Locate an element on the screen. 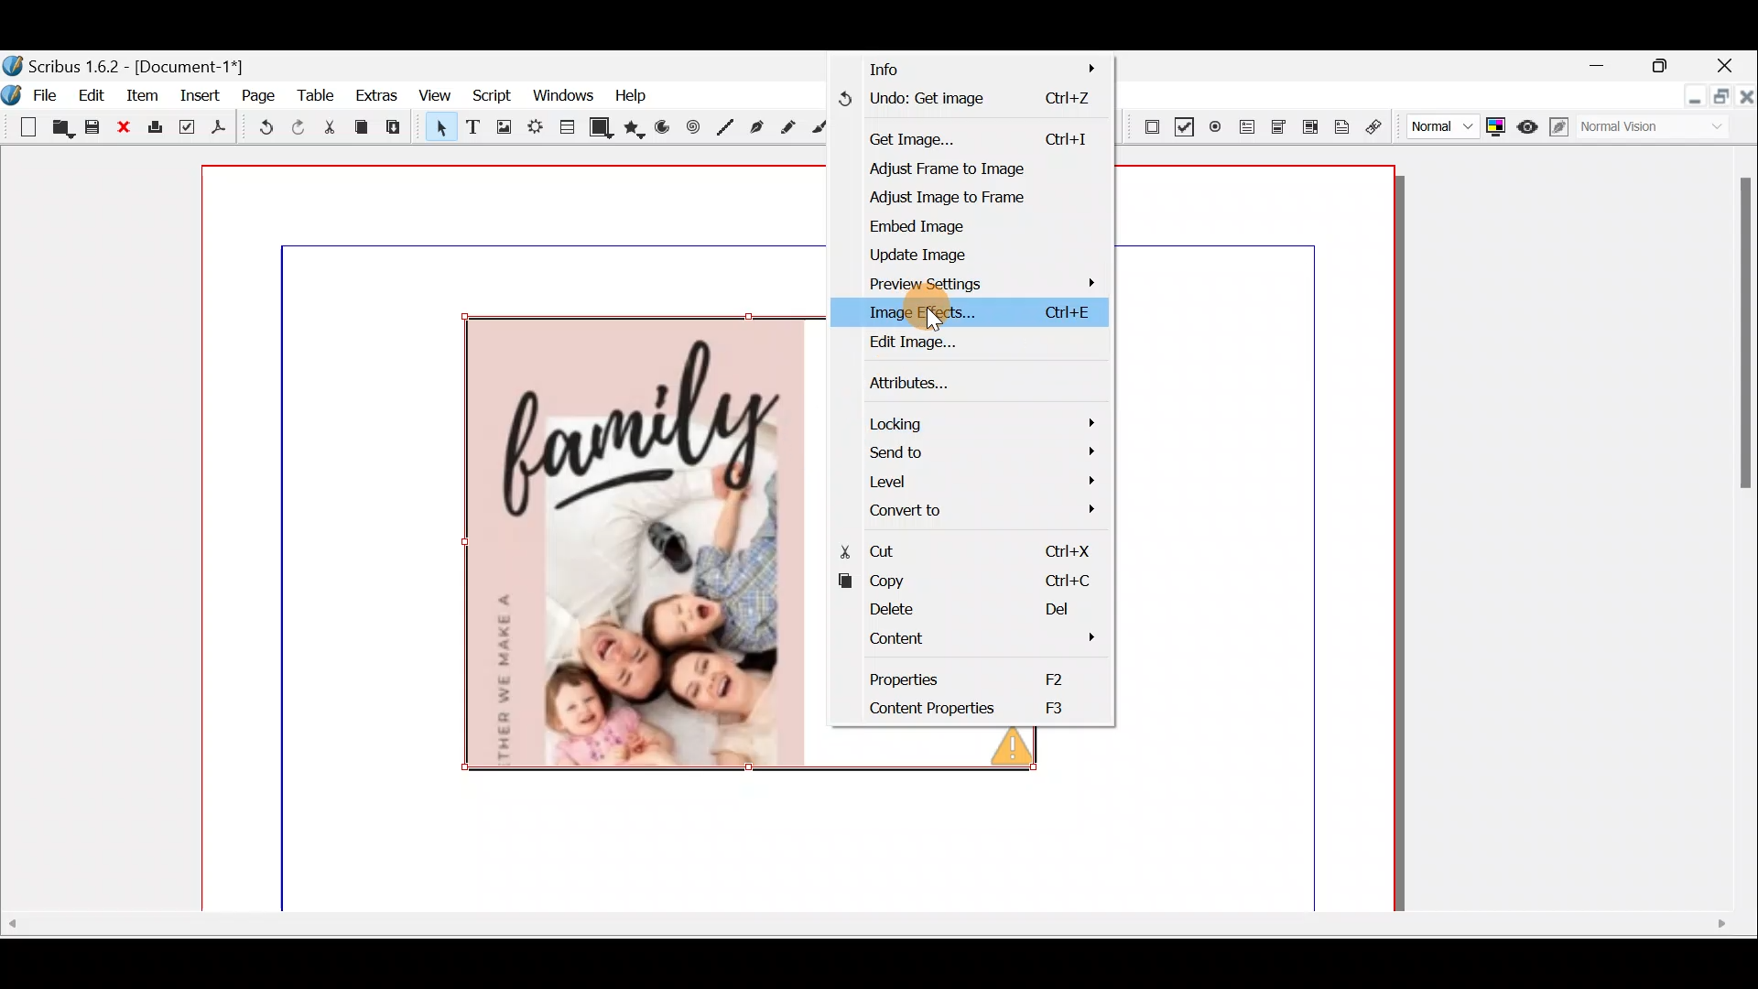 The image size is (1758, 989). Freehand line is located at coordinates (785, 129).